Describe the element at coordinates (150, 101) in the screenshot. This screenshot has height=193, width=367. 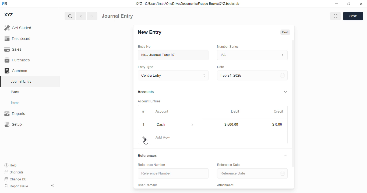
I see `account entries` at that location.